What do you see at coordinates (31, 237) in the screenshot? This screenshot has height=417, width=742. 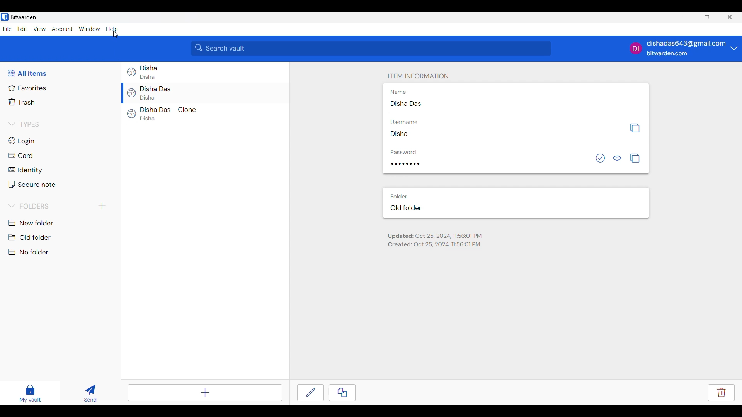 I see `Old folder` at bounding box center [31, 237].